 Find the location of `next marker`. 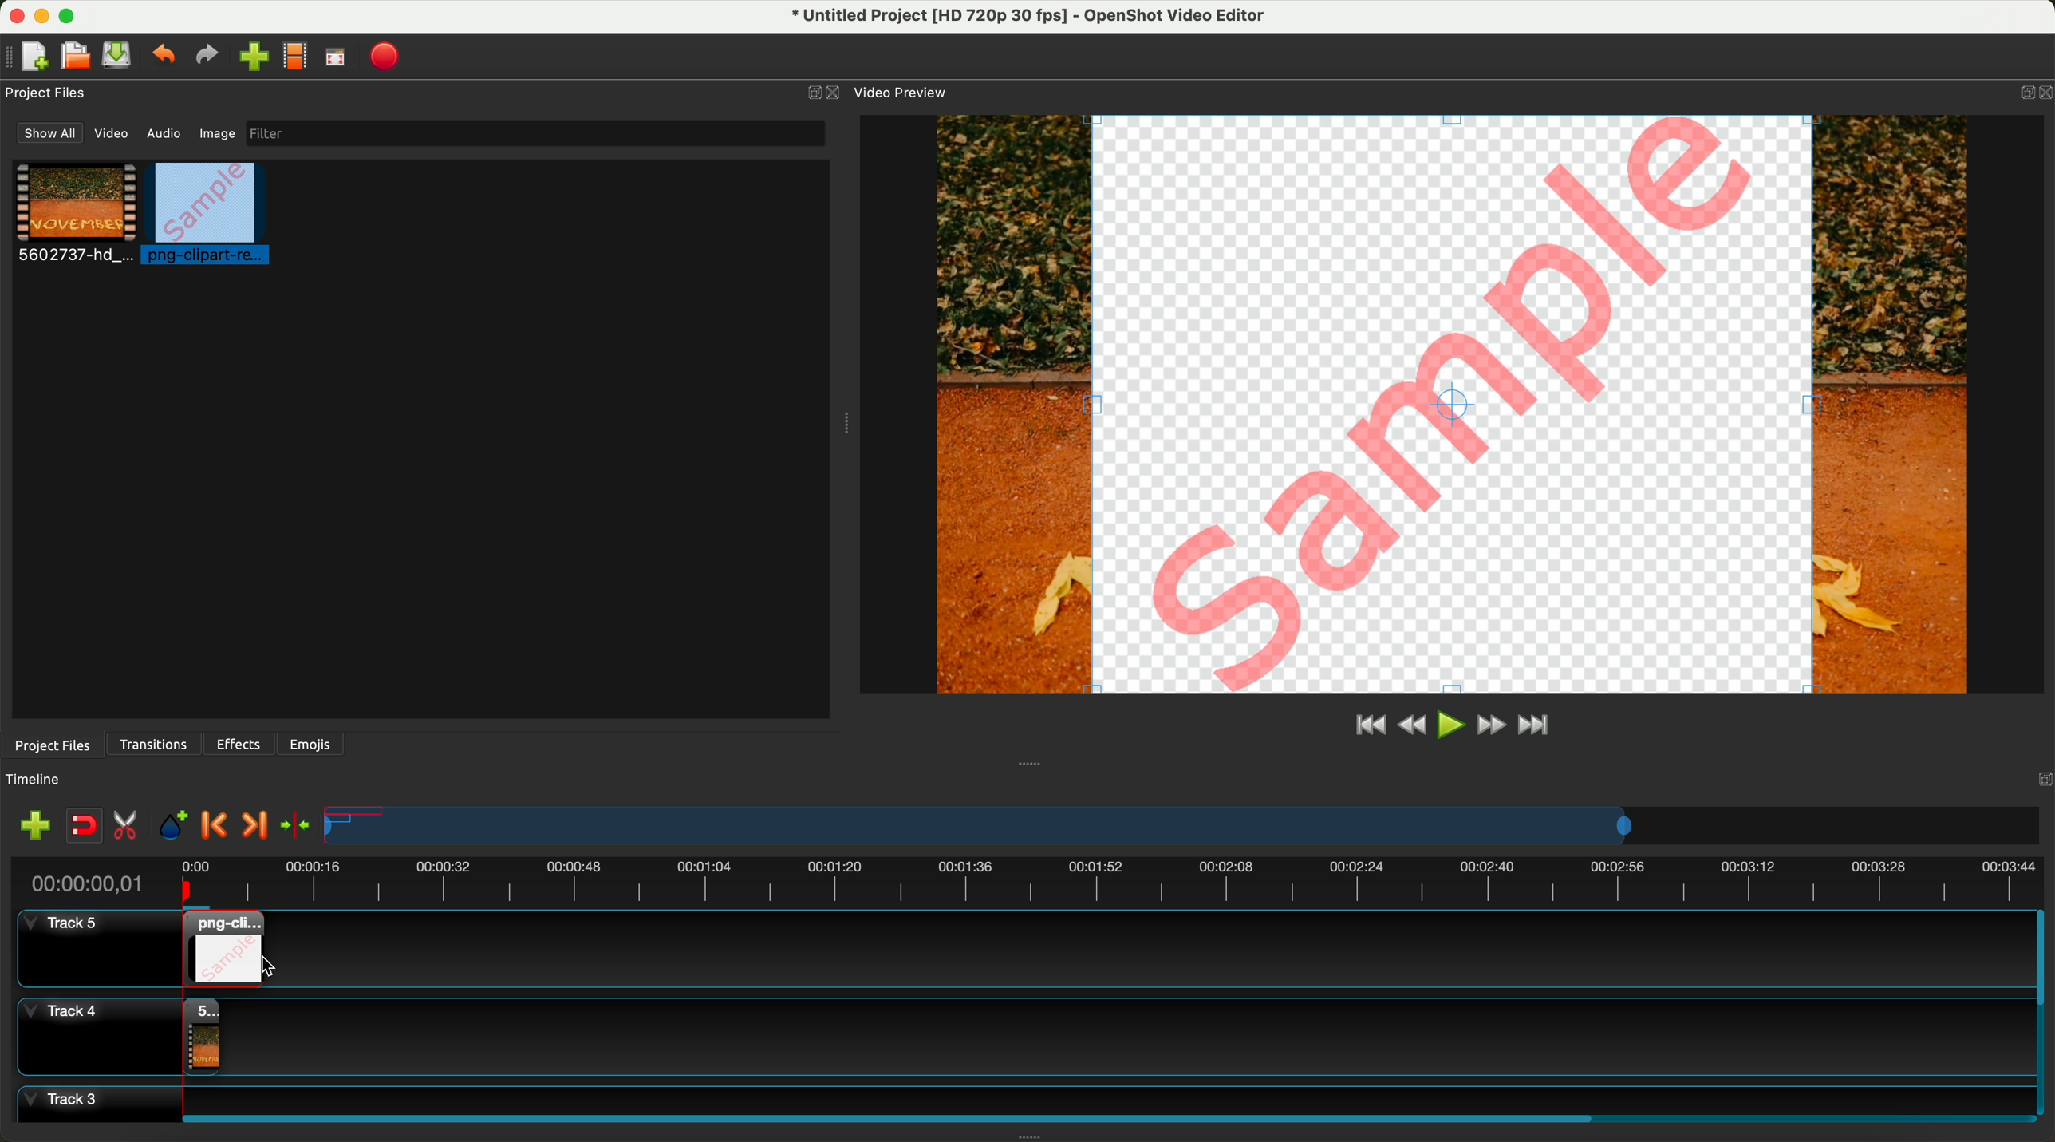

next marker is located at coordinates (253, 826).